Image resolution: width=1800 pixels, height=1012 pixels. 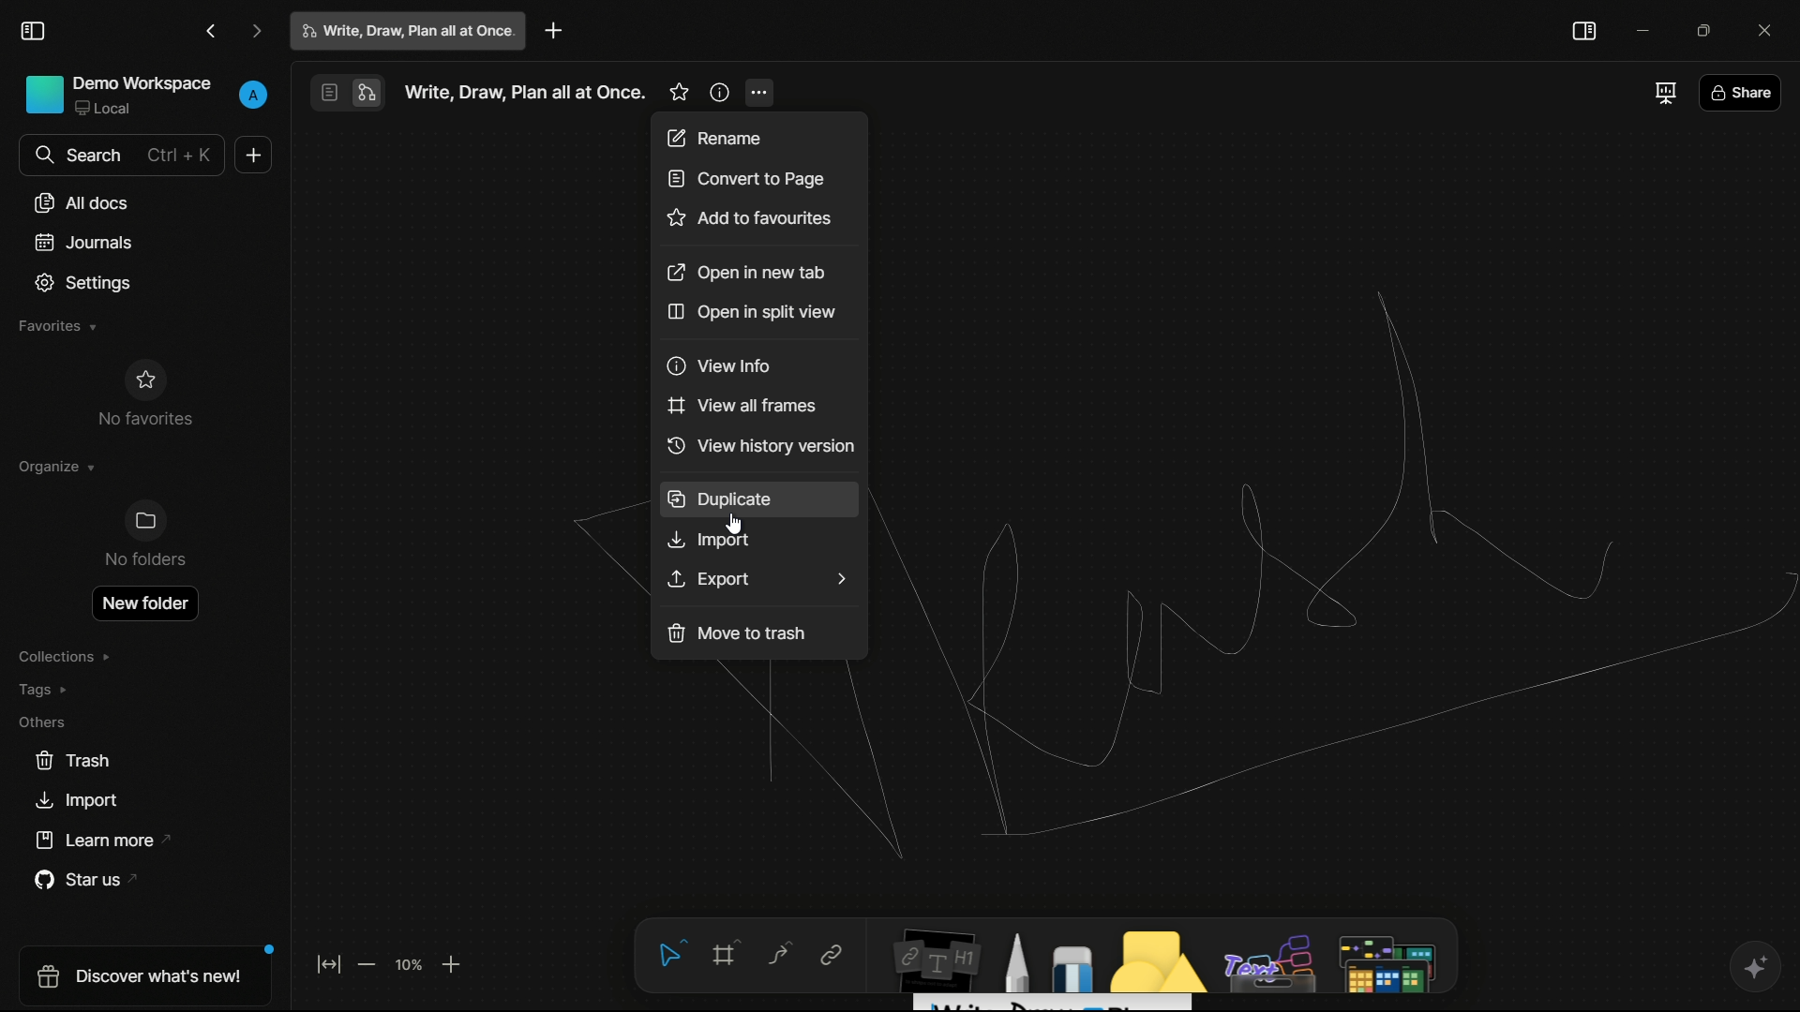 What do you see at coordinates (76, 800) in the screenshot?
I see `import` at bounding box center [76, 800].